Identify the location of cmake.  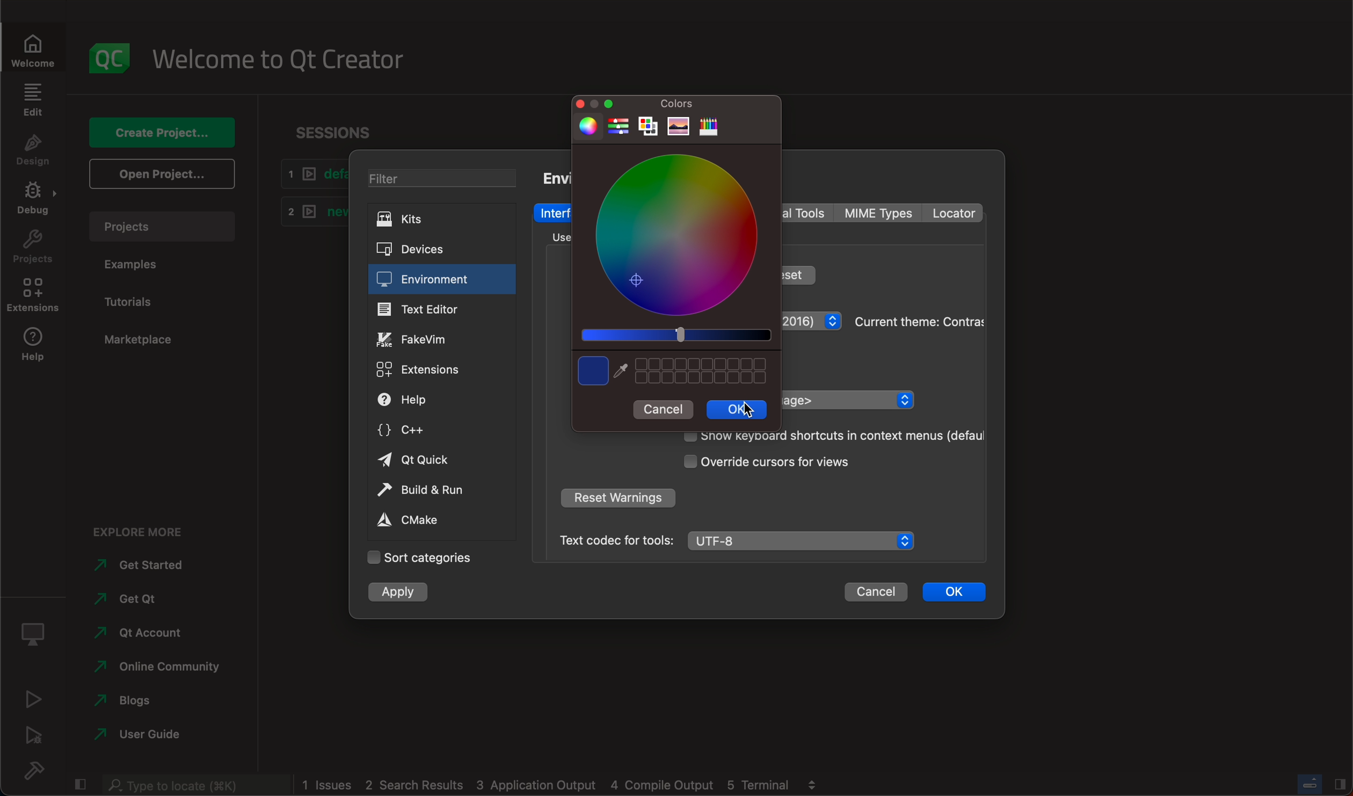
(433, 520).